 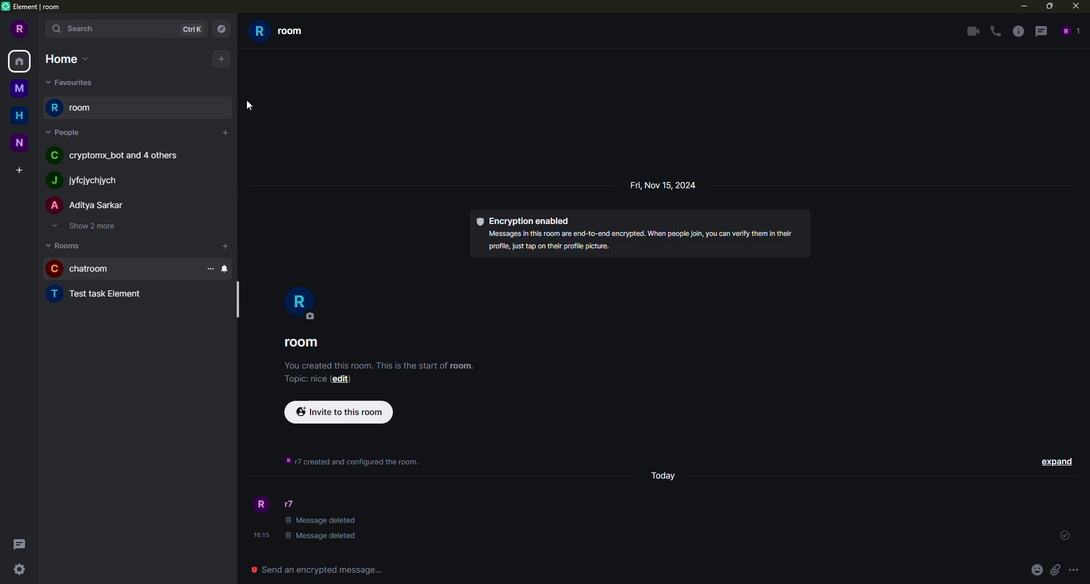 I want to click on r7, so click(x=288, y=503).